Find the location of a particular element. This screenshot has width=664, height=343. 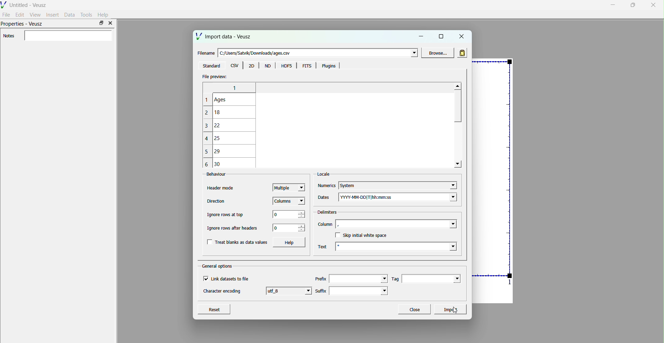

increase is located at coordinates (302, 225).